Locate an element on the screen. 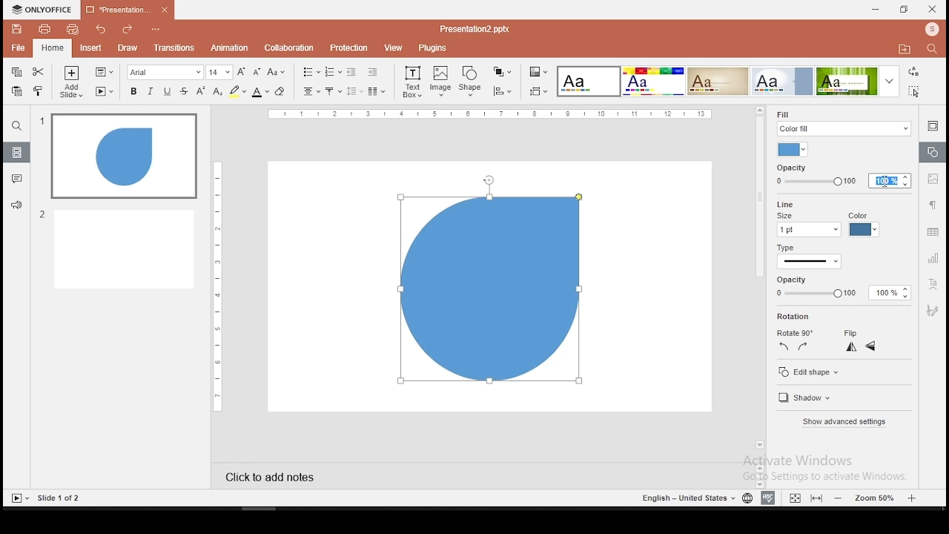 The image size is (949, 534). image is located at coordinates (441, 82).